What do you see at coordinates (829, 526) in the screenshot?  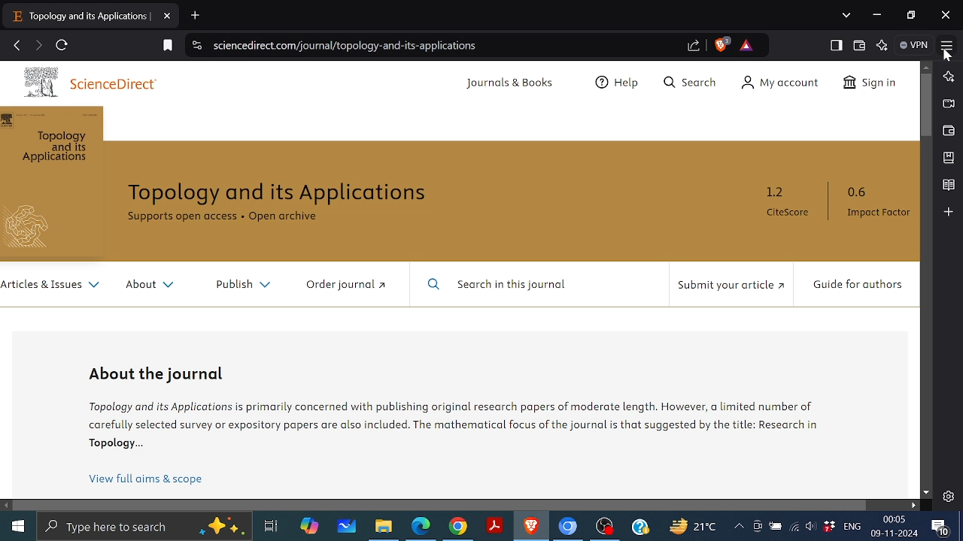 I see `Dropbox` at bounding box center [829, 526].